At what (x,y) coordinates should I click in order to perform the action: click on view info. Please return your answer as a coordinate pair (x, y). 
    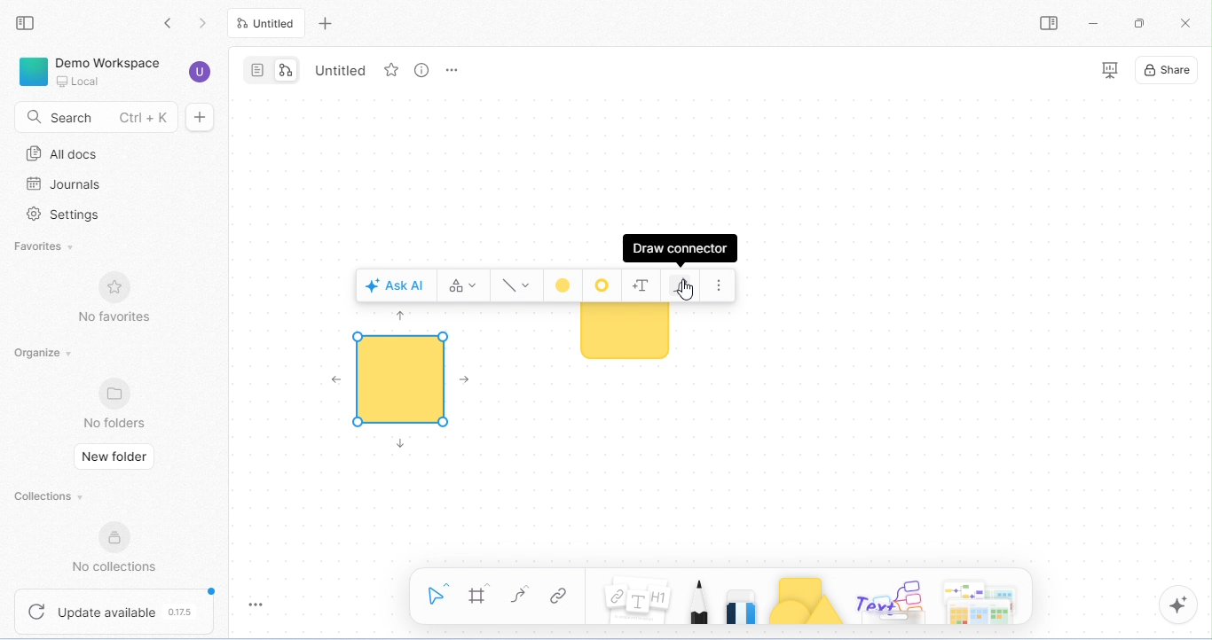
    Looking at the image, I should click on (422, 70).